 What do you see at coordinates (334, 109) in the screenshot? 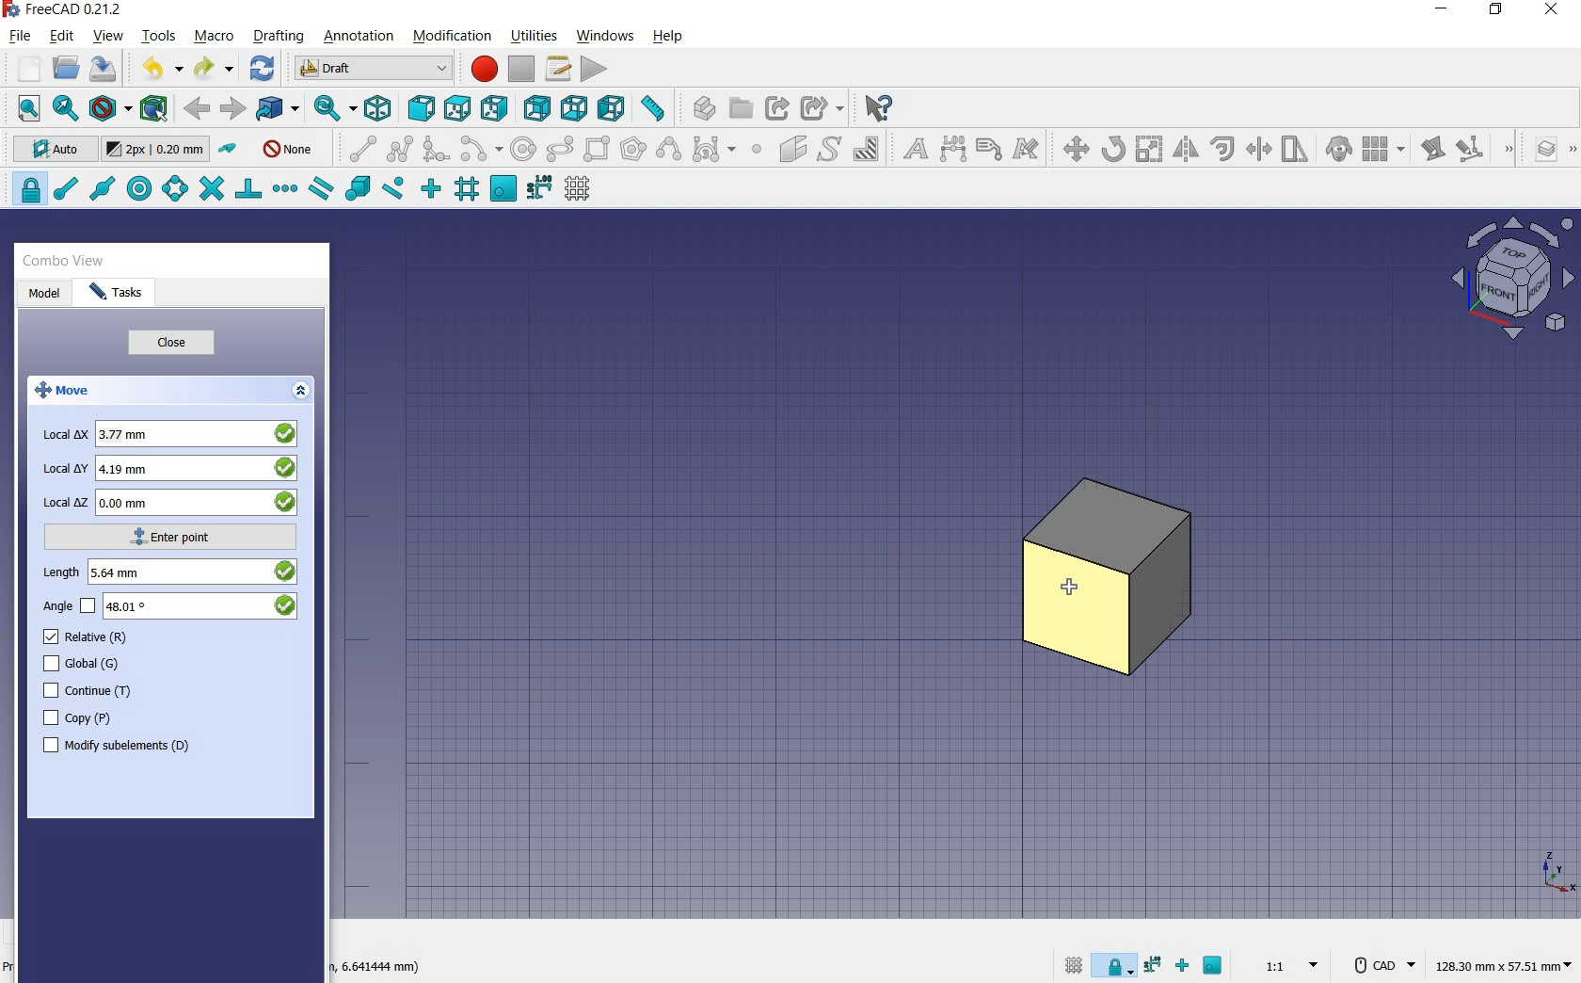
I see `sync view` at bounding box center [334, 109].